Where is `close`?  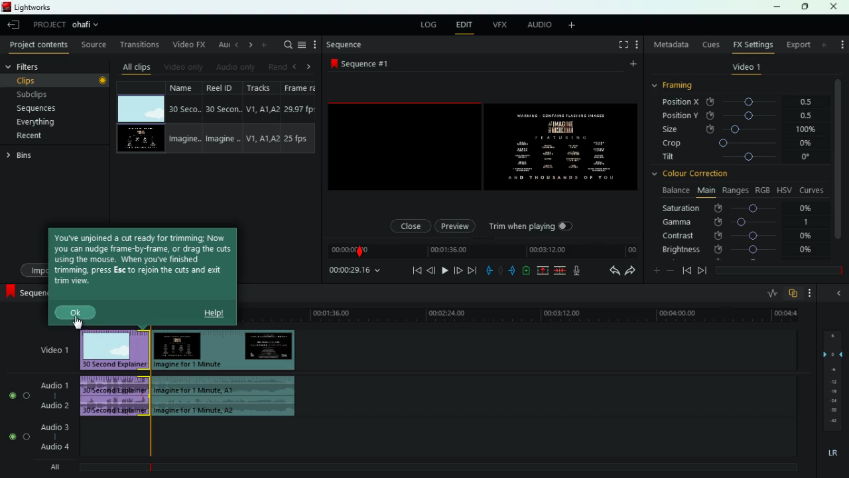
close is located at coordinates (834, 7).